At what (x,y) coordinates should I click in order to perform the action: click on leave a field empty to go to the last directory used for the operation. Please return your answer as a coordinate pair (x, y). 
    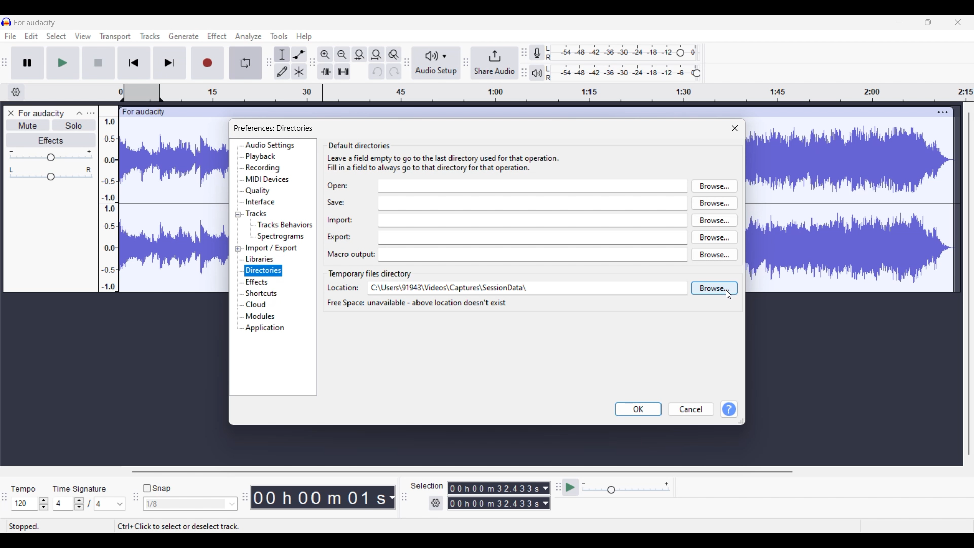
    Looking at the image, I should click on (446, 163).